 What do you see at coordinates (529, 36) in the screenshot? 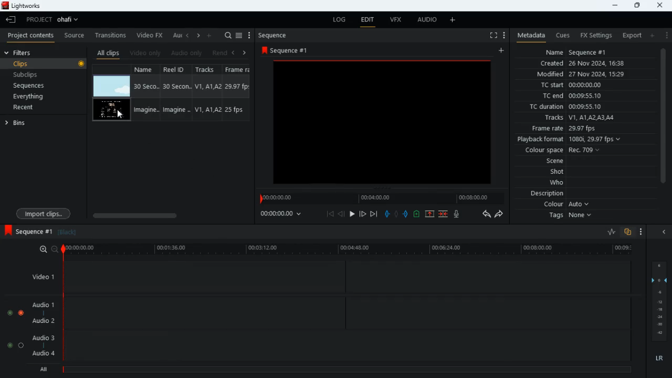
I see `metadata` at bounding box center [529, 36].